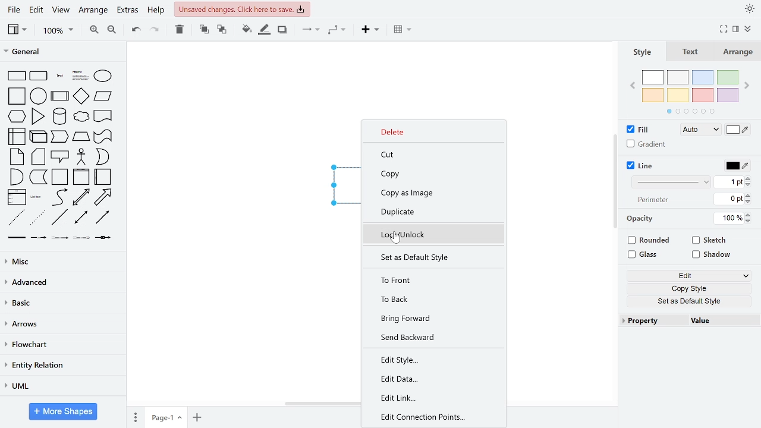 The image size is (761, 428). I want to click on connector with 2 label, so click(60, 237).